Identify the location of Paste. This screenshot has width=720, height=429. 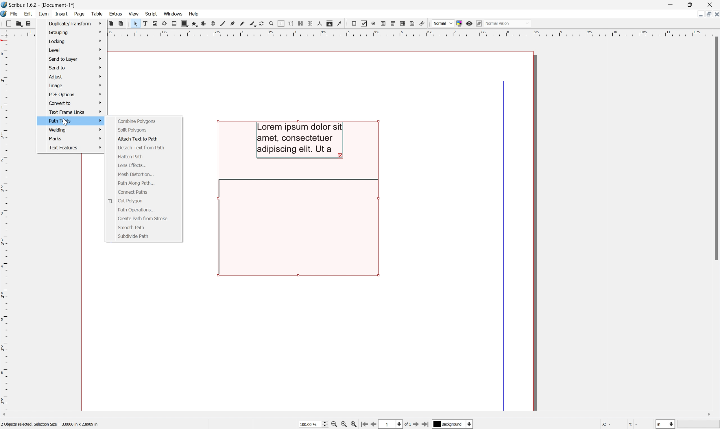
(121, 24).